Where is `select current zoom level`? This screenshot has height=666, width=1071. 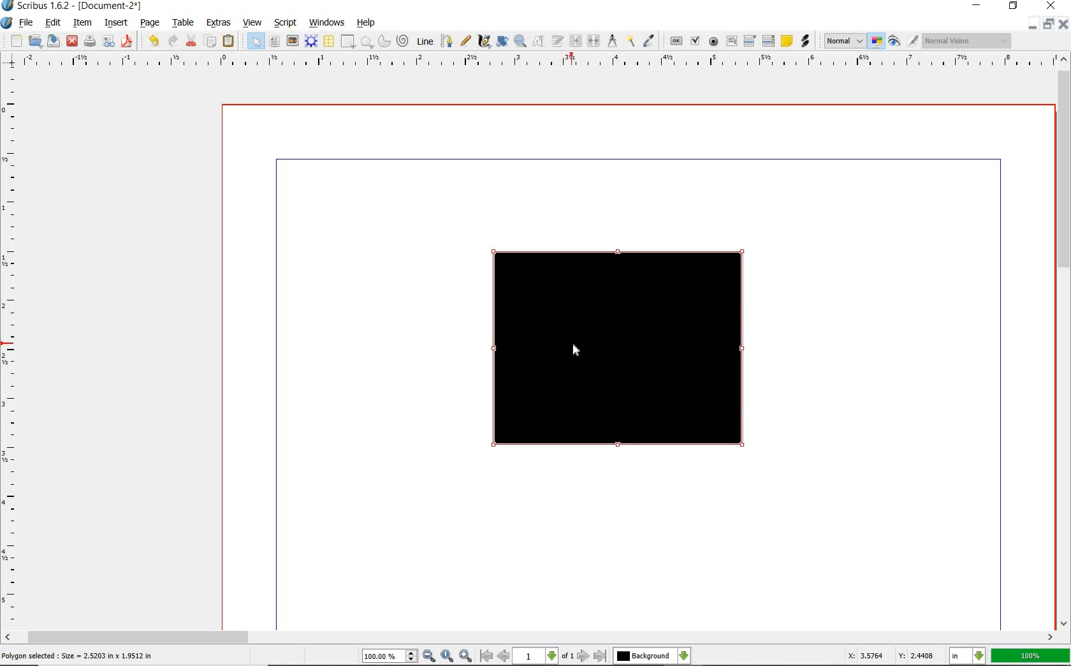
select current zoom level is located at coordinates (390, 657).